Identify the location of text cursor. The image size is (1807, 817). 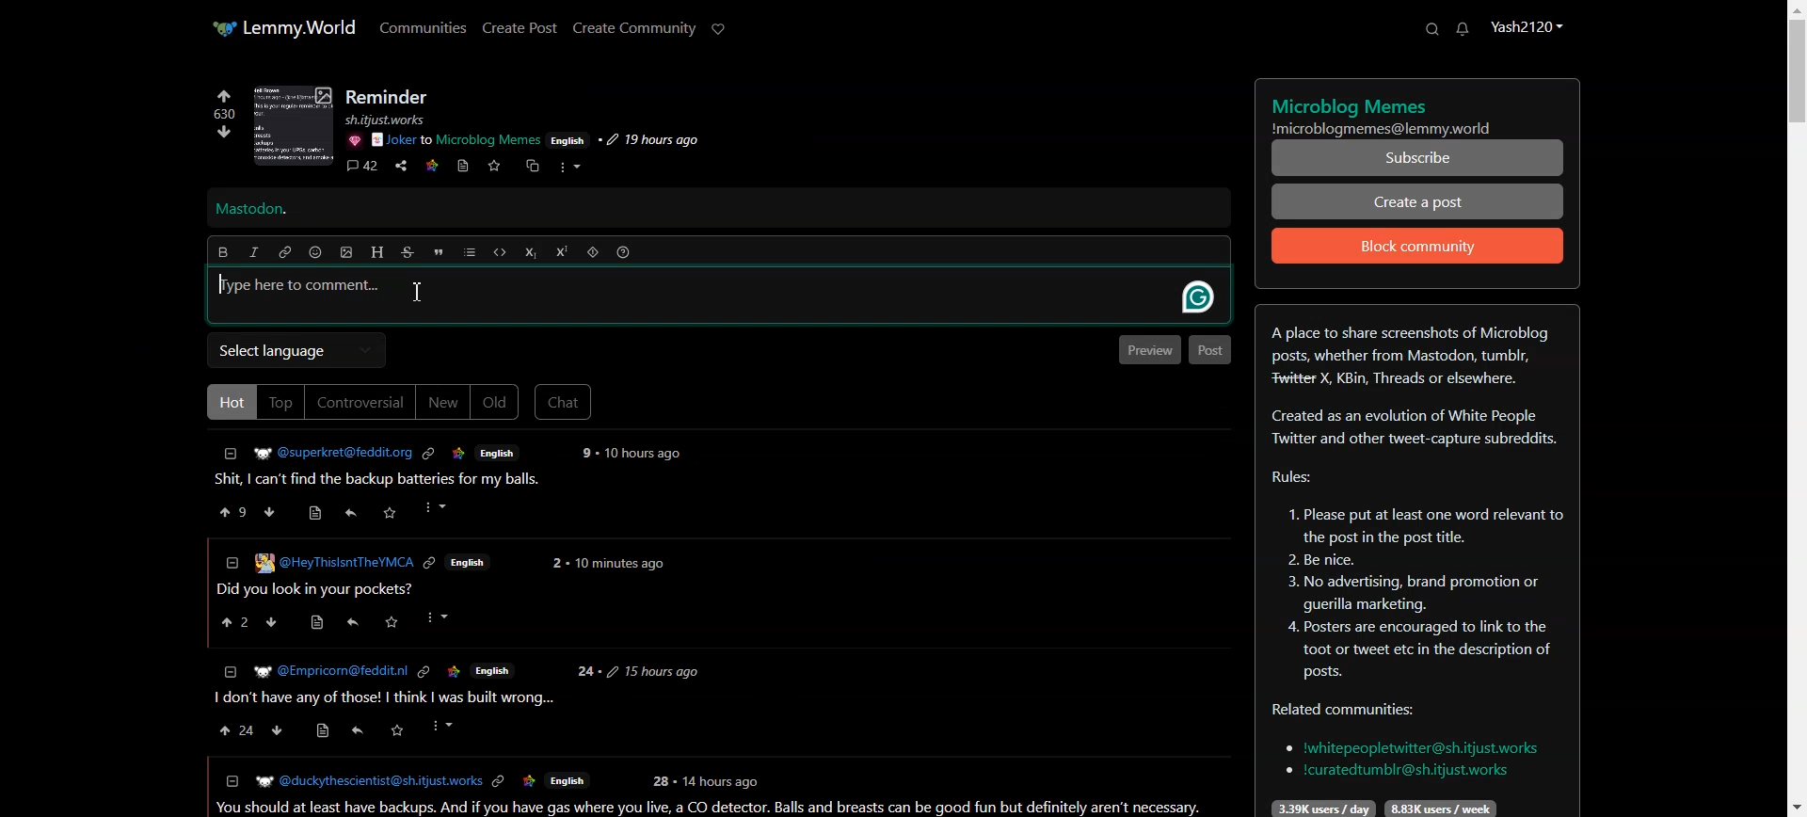
(221, 285).